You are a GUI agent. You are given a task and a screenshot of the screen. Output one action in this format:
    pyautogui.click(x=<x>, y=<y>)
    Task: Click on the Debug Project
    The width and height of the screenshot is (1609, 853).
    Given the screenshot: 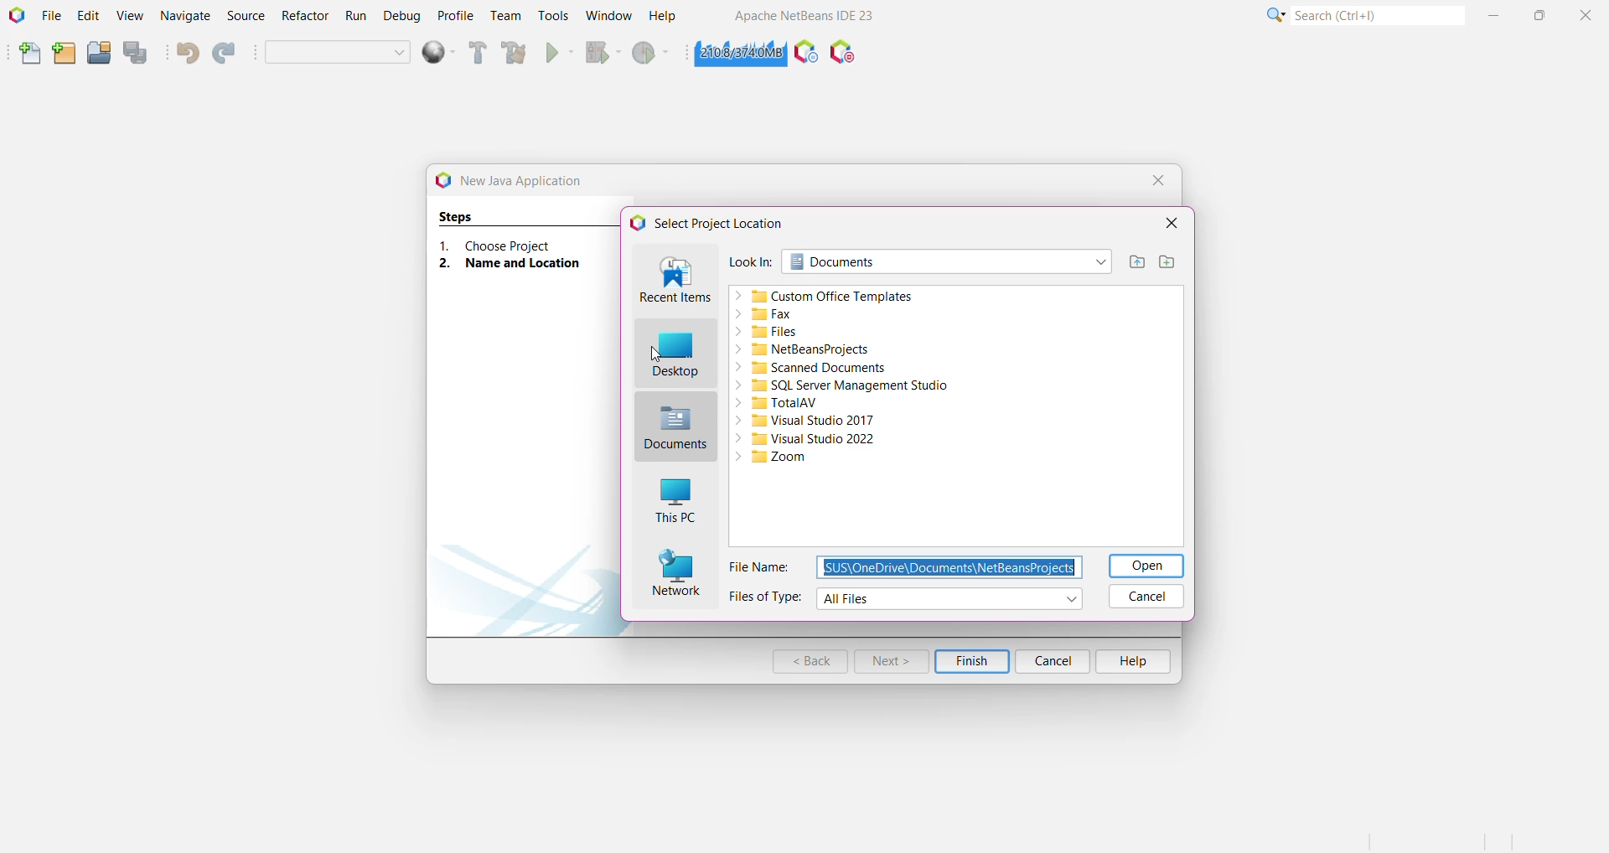 What is the action you would take?
    pyautogui.click(x=601, y=53)
    